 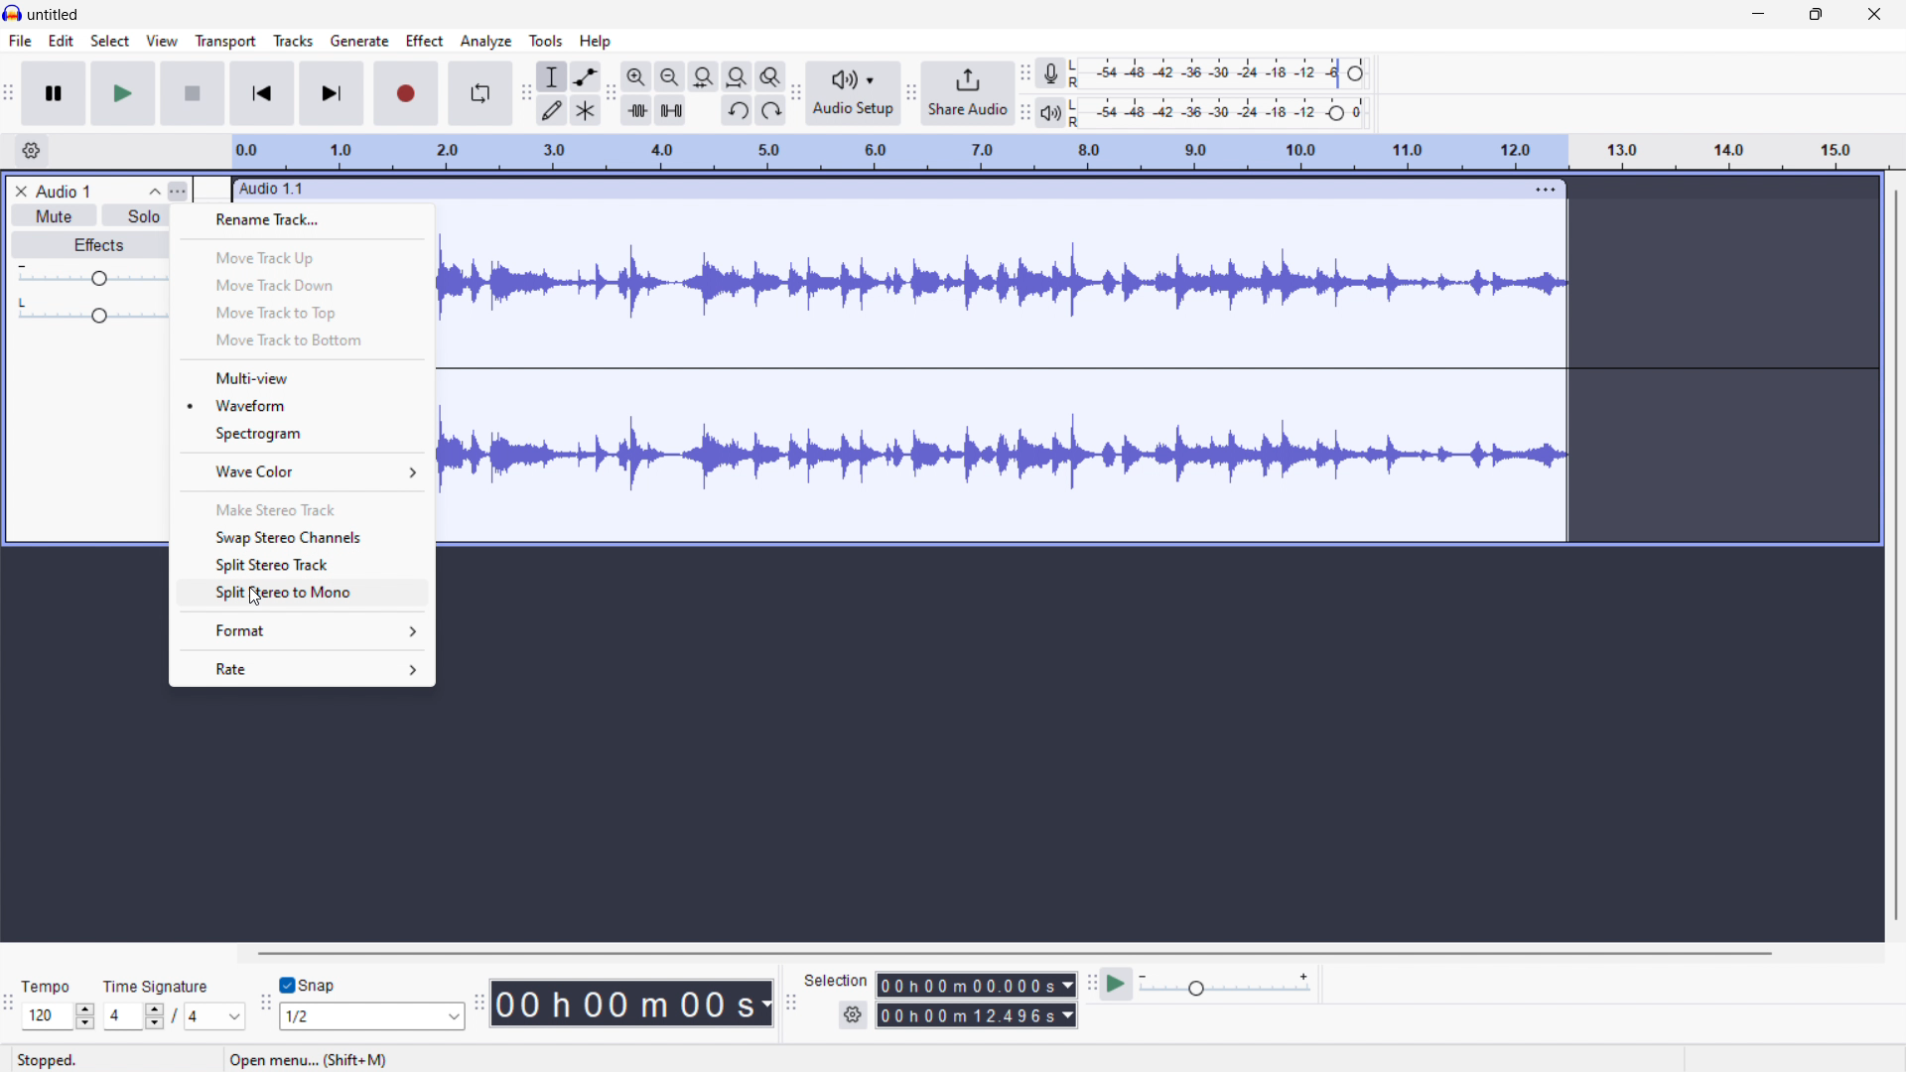 What do you see at coordinates (836, 980) in the screenshot?
I see `Selection` at bounding box center [836, 980].